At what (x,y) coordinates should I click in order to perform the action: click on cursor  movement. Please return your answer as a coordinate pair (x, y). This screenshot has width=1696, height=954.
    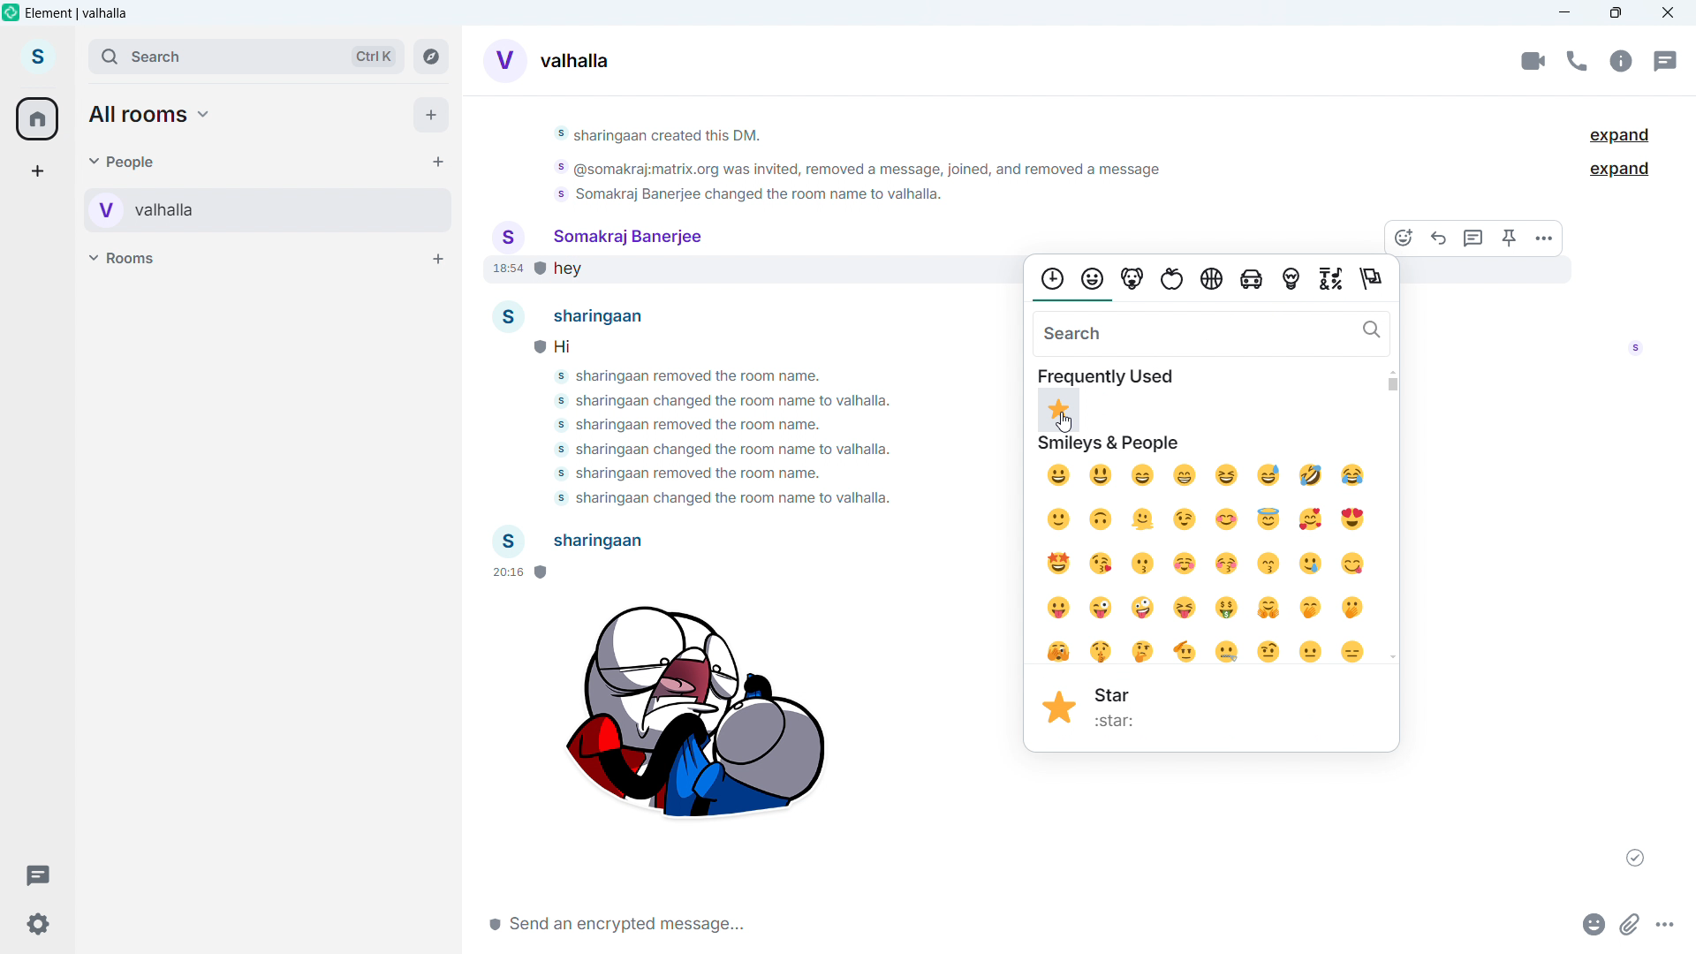
    Looking at the image, I should click on (1067, 423).